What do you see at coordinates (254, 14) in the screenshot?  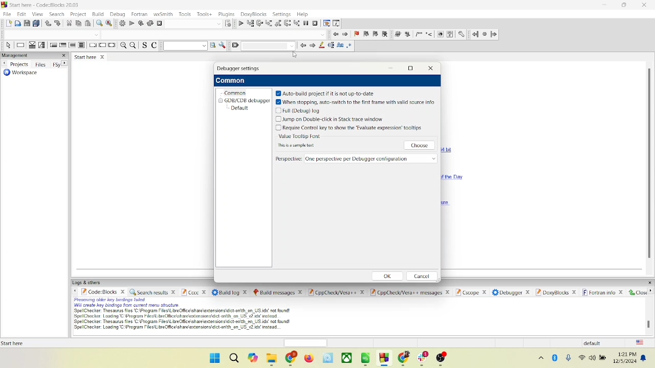 I see `doxyblocks` at bounding box center [254, 14].